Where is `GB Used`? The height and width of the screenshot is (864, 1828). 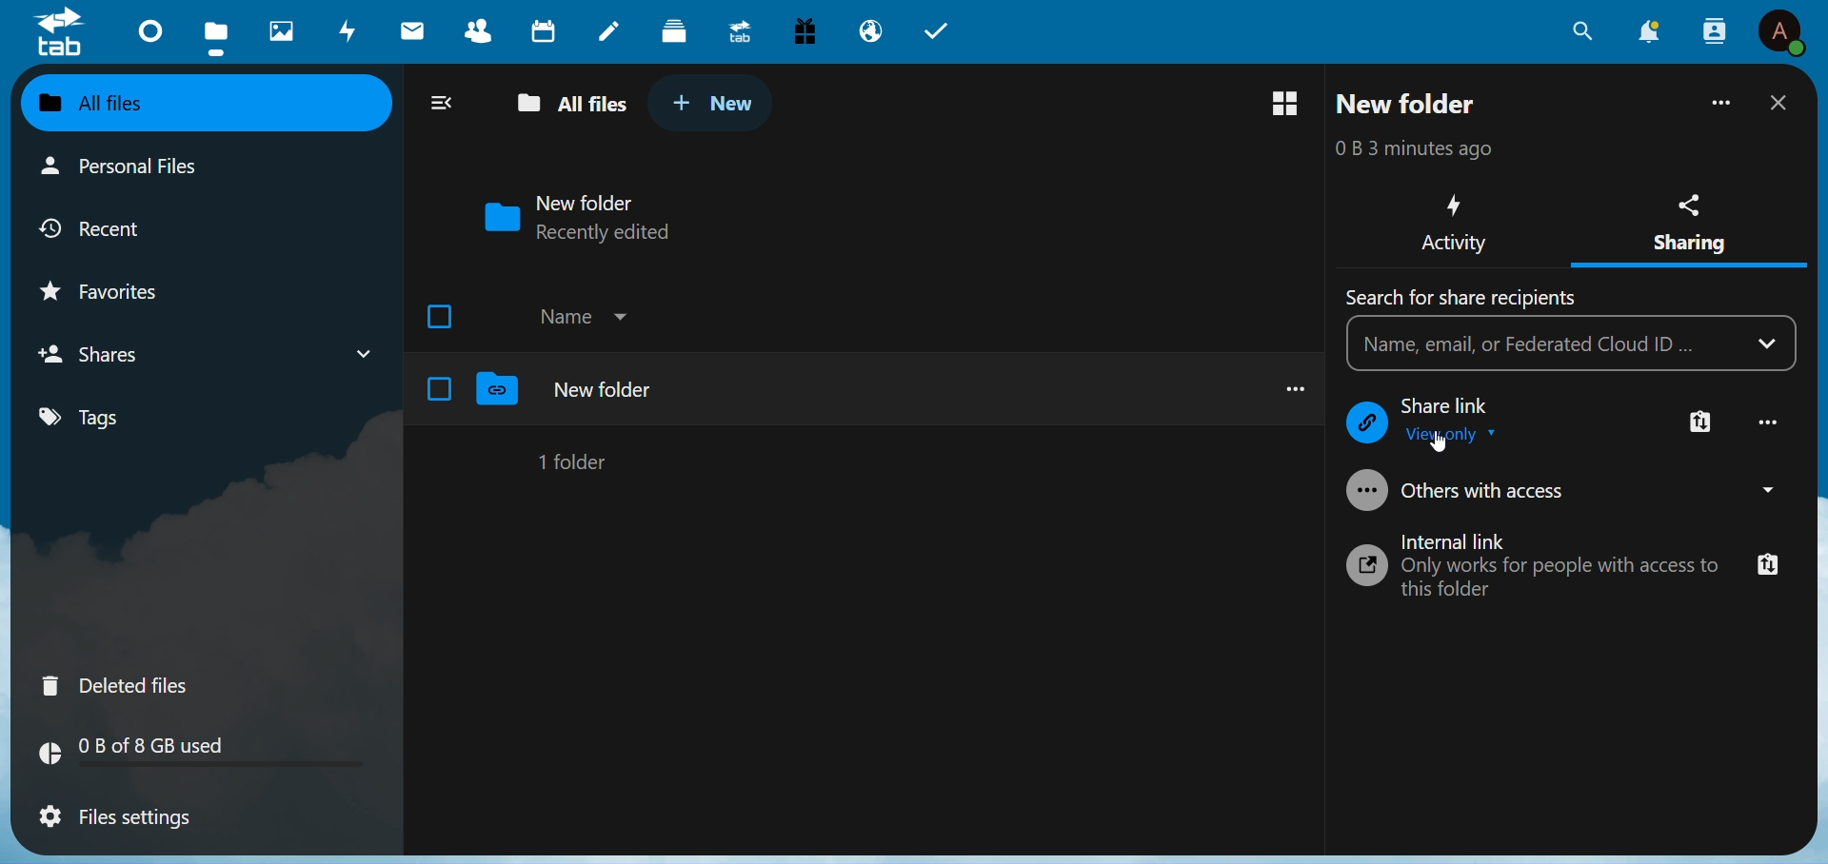 GB Used is located at coordinates (205, 756).